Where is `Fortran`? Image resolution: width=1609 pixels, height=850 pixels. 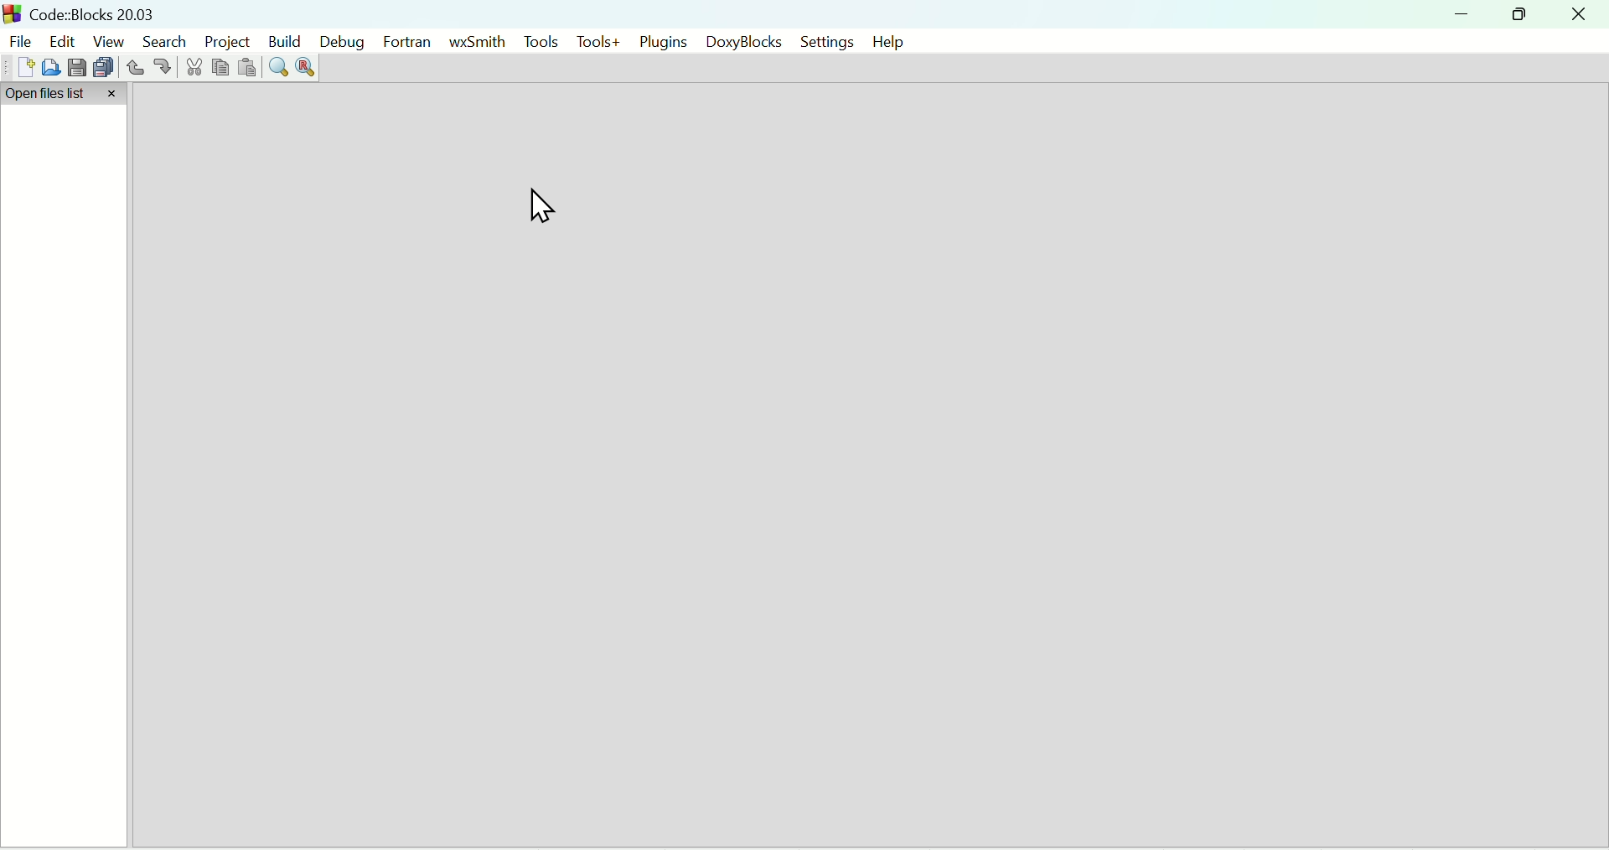 Fortran is located at coordinates (408, 42).